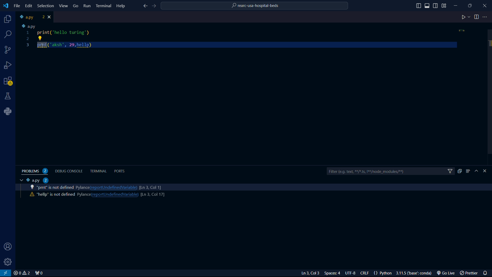 The image size is (492, 277). I want to click on cursor, so click(44, 47).